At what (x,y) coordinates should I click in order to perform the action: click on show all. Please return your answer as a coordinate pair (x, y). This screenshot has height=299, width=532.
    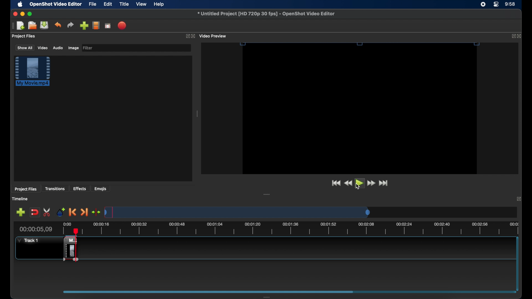
    Looking at the image, I should click on (24, 47).